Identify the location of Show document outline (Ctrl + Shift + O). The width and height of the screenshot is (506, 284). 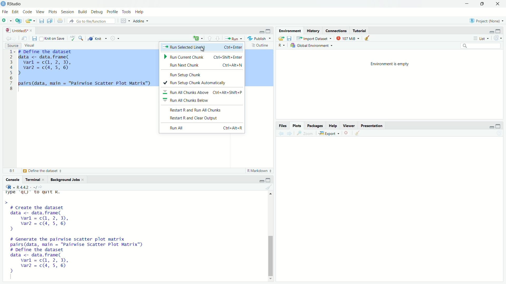
(261, 45).